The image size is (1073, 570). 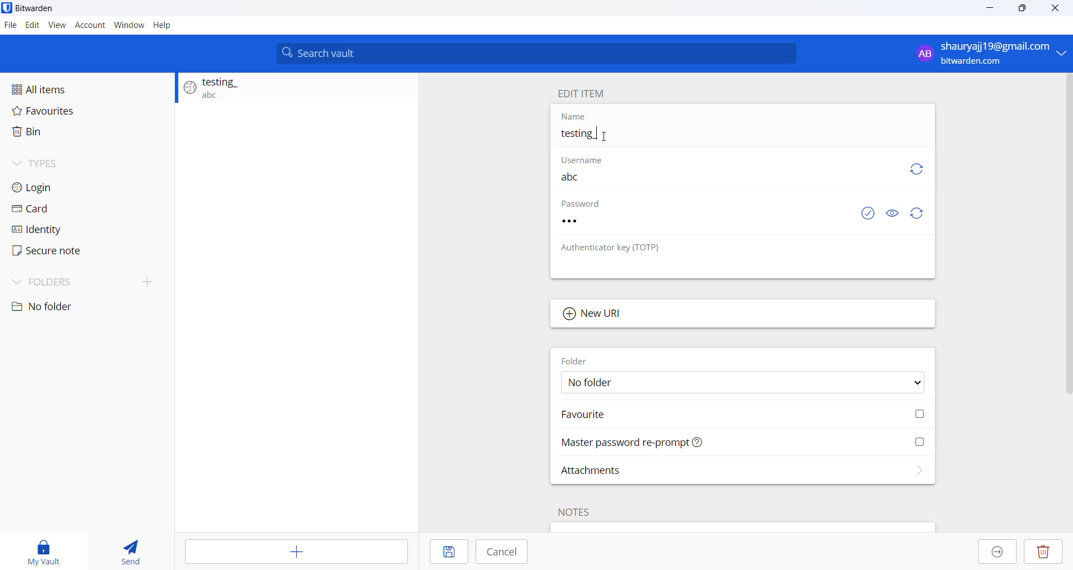 I want to click on Add item, so click(x=295, y=552).